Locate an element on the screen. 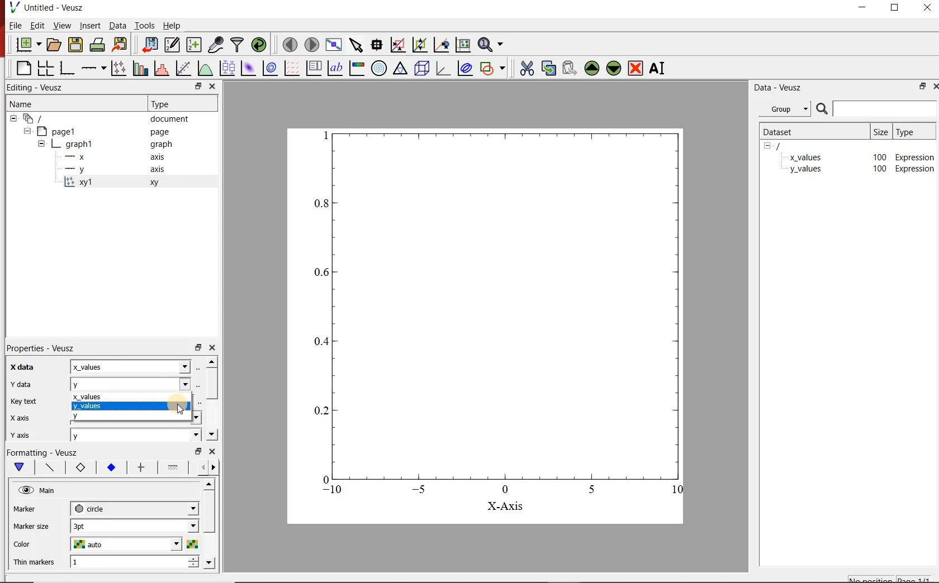  document is located at coordinates (168, 119).